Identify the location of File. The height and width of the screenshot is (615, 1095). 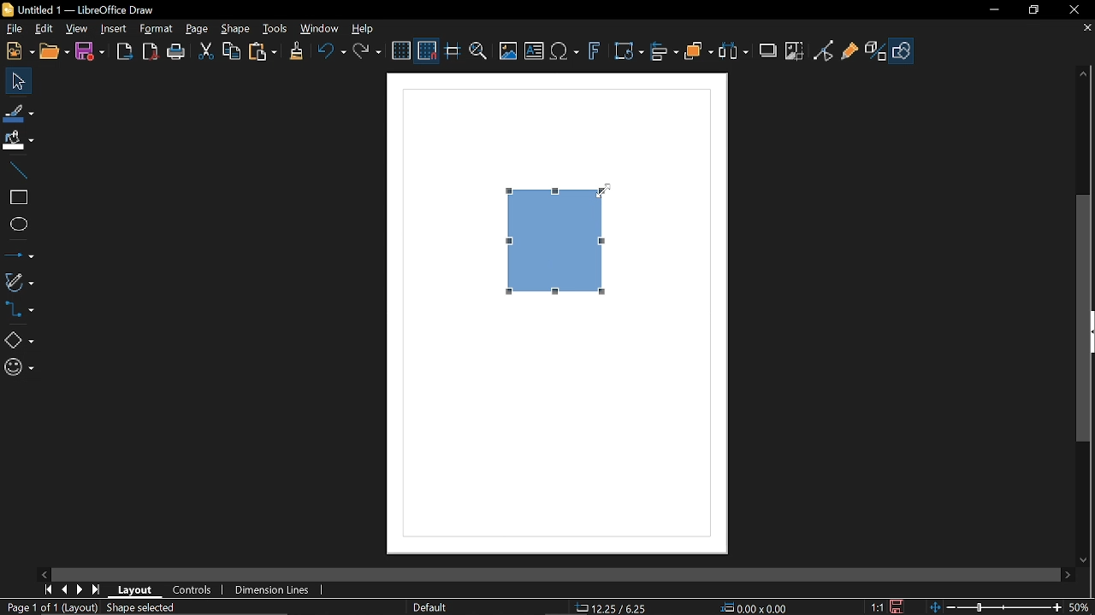
(13, 28).